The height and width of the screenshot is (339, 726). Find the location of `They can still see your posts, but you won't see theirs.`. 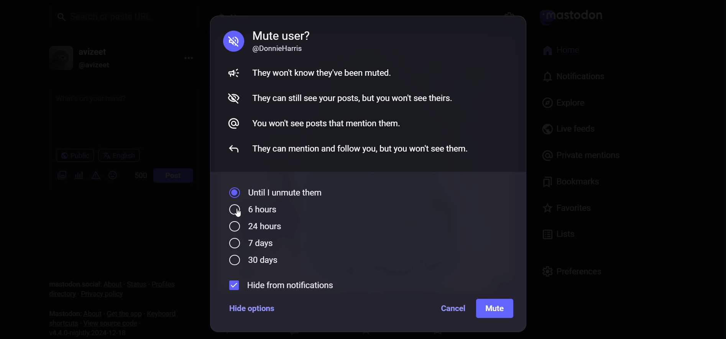

They can still see your posts, but you won't see theirs. is located at coordinates (353, 98).